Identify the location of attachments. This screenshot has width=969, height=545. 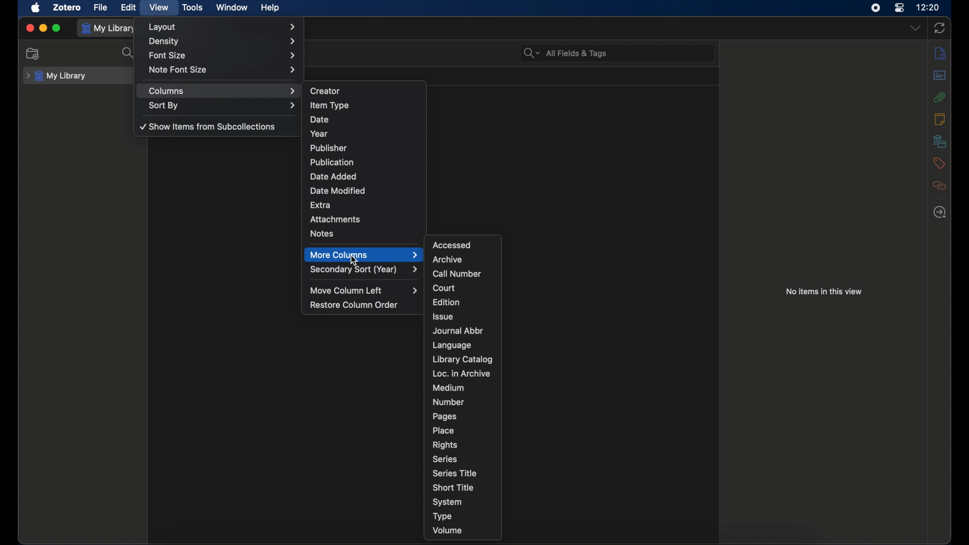
(336, 219).